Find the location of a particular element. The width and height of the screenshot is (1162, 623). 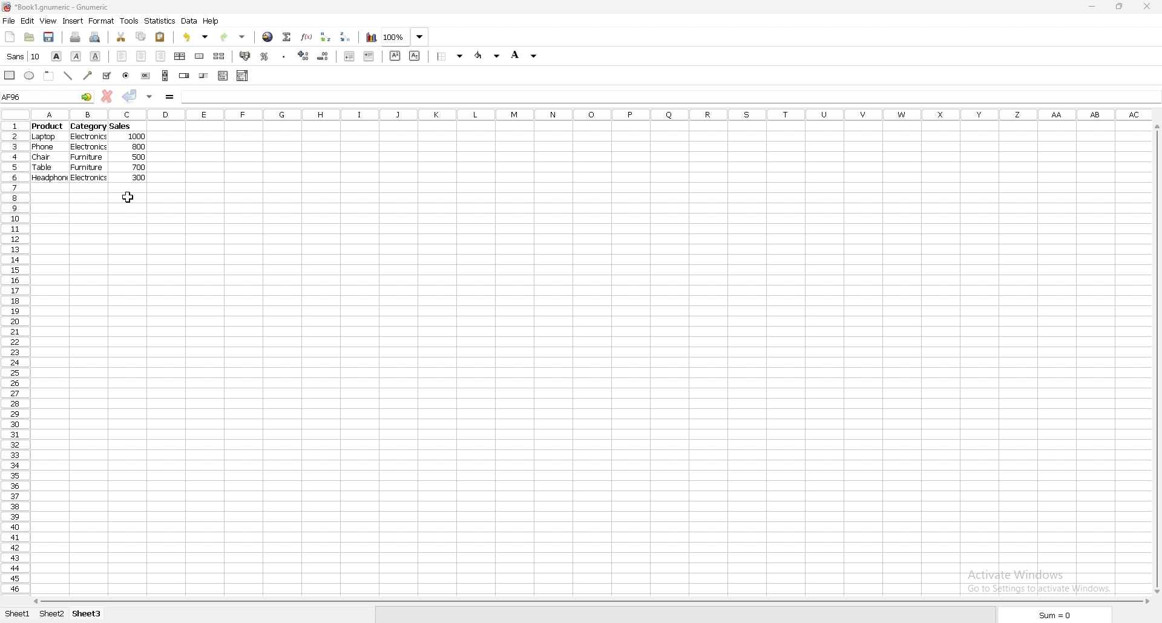

split merged cells is located at coordinates (220, 56).